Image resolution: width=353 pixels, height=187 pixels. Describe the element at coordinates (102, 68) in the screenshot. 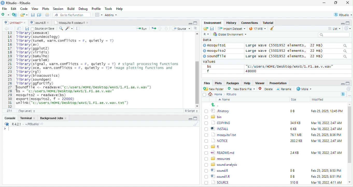

I see `fipt 2 (0) ©] Rhistory 0B Feb 25, 2025, 12:45 PM
oO bin
0) 1) copying 349K8 Mar 18,2022, 247 AM
(J ®] INSTALL 6KB Mar 18, 2022, 247 AM
(0 1) mosauitoxt T6IMB Feb 25,2025 8:36 PM
0 [3 norce 2002K8 Mar 18, 2022, 247 AM
0 @r
(7) %) READMEmd 248 Mar 18, 2022, 247 AM
(0) resources
[5 sound analysis
(0) ©) soundiR LO Feb 25, 2025, 851 PM
0 1 source s108 Mar 18, 2022, 41 AM
(71 Uninstallexe 1302KB  Apr26,2022 1.00PM ¥` at that location.